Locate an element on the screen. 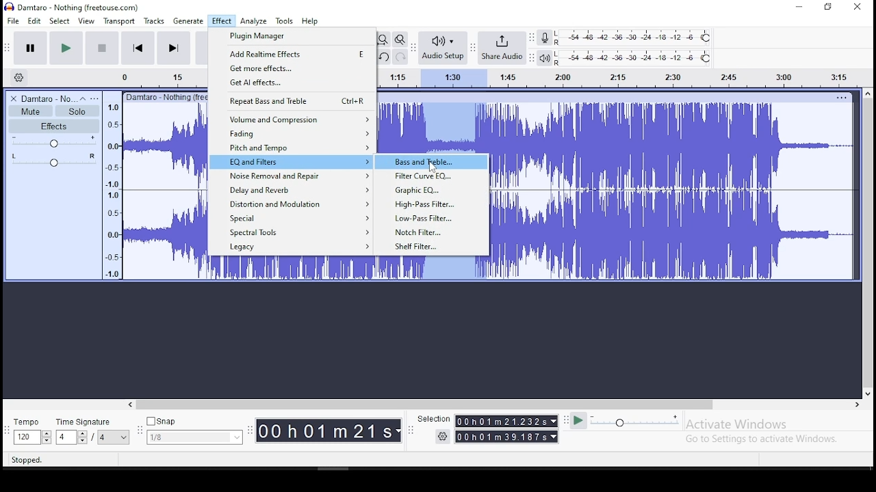 This screenshot has width=876, height=492. timeline settings is located at coordinates (18, 77).